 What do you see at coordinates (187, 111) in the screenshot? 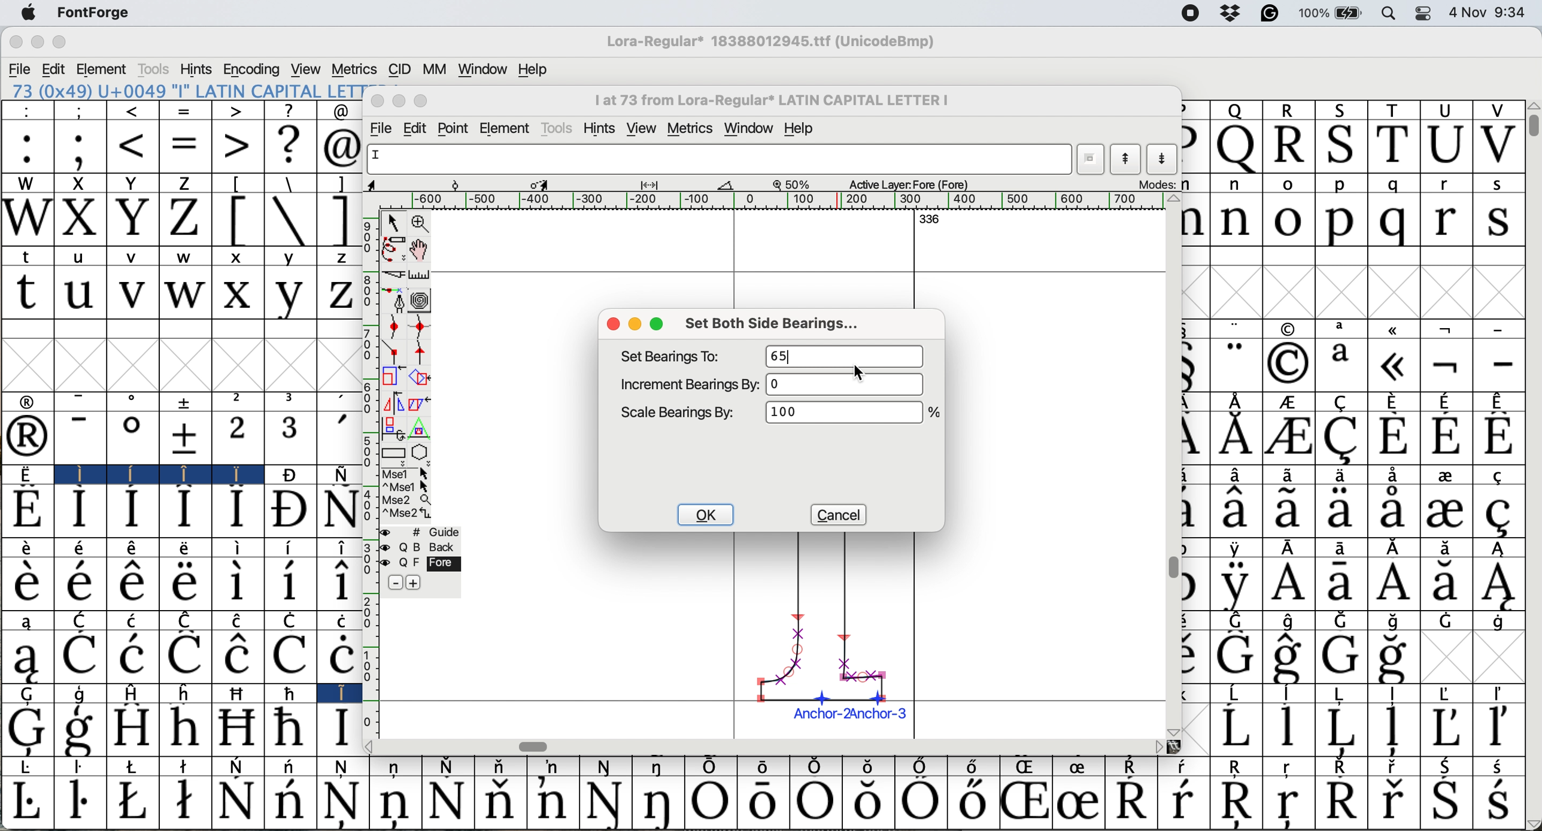
I see `=` at bounding box center [187, 111].